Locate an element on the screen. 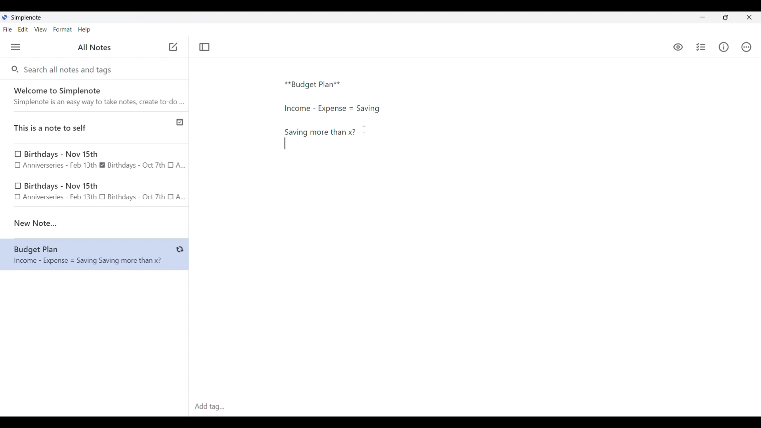 This screenshot has width=761, height=428. birthday note is located at coordinates (95, 193).